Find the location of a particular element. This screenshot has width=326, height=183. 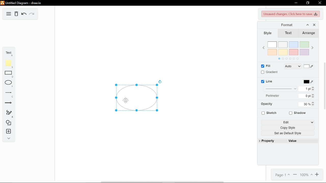

Arrow is located at coordinates (8, 102).